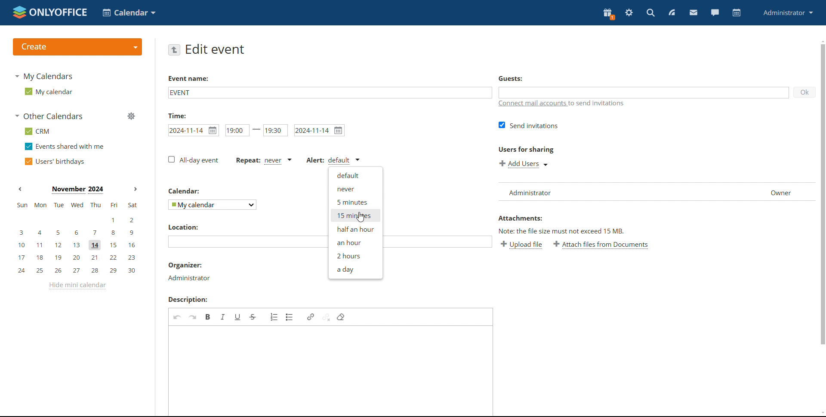  Describe the element at coordinates (804, 92) in the screenshot. I see `ok` at that location.